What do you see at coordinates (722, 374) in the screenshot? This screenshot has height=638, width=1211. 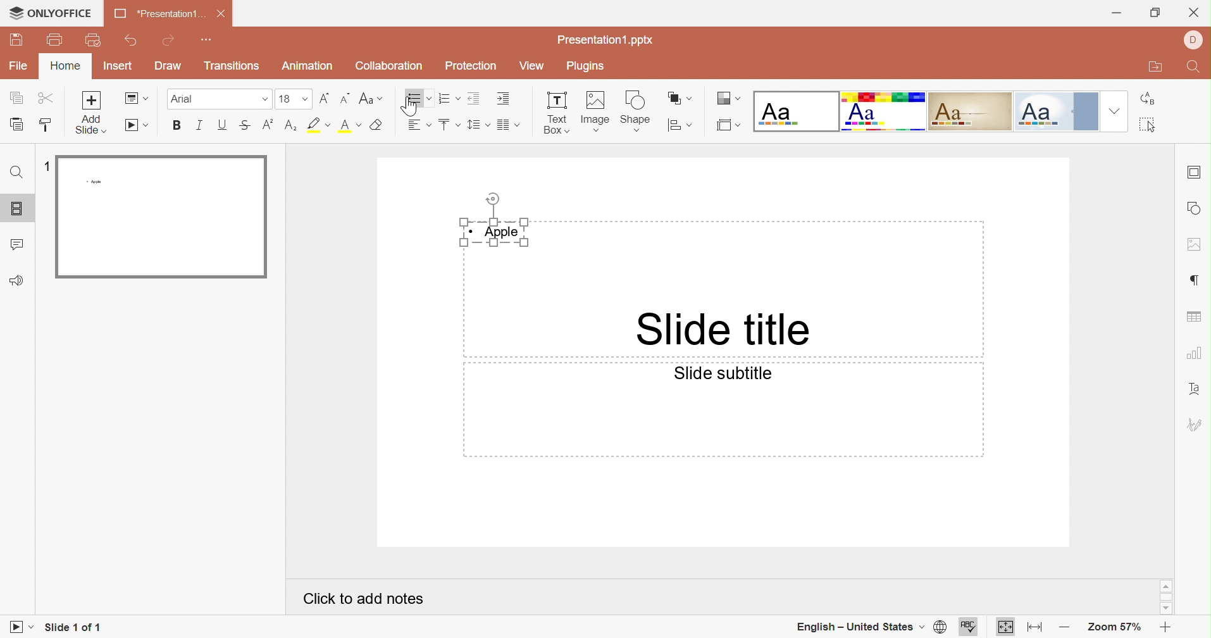 I see `Slide subtitle` at bounding box center [722, 374].